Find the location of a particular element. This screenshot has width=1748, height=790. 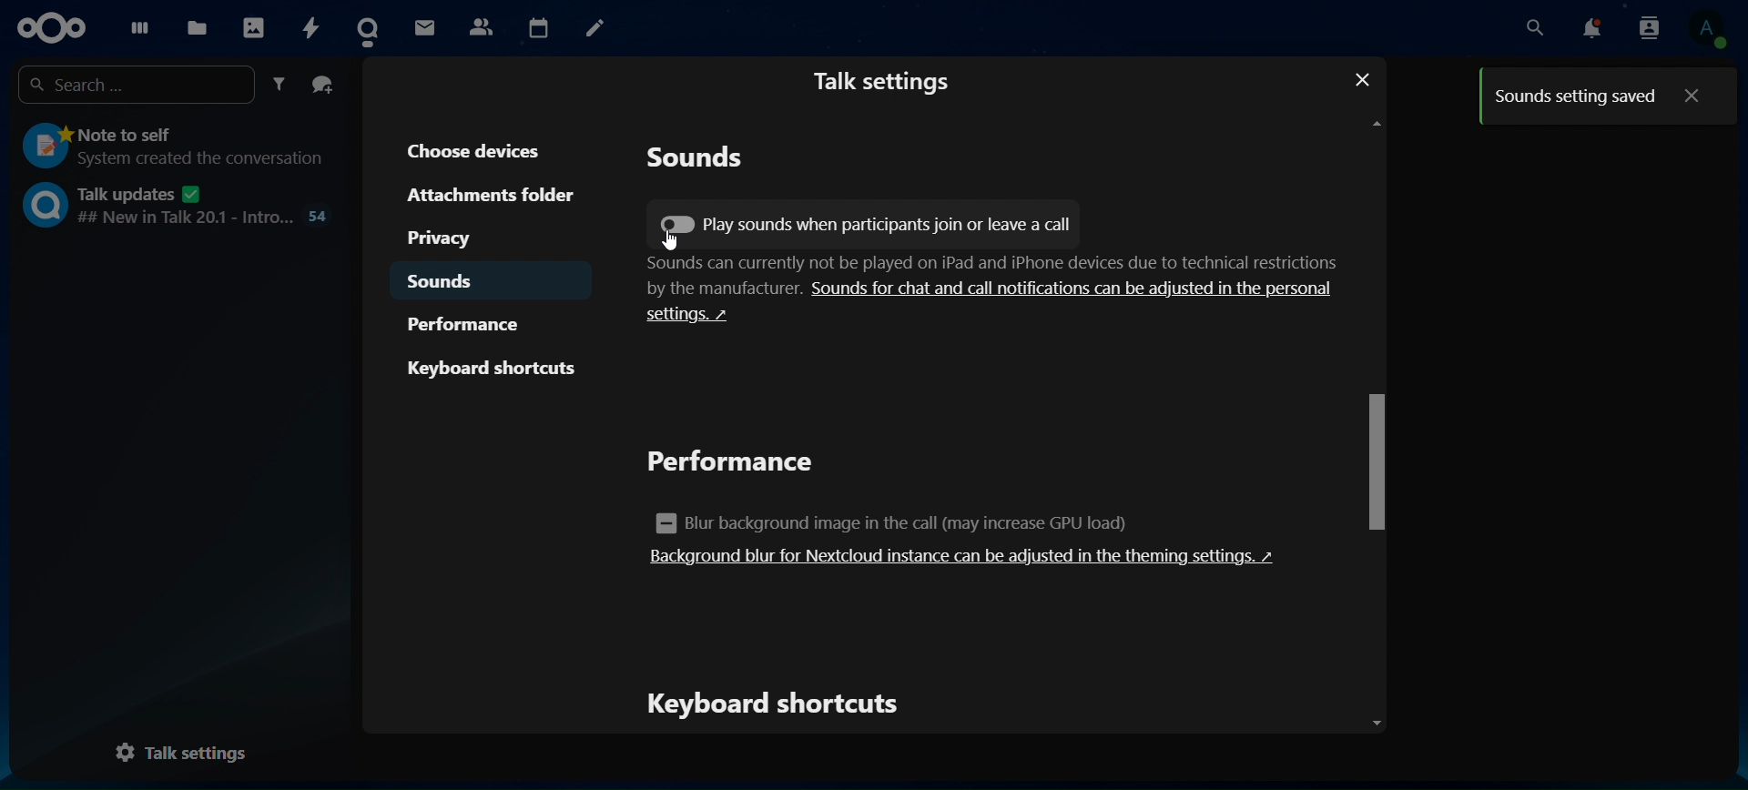

contacts is located at coordinates (479, 26).